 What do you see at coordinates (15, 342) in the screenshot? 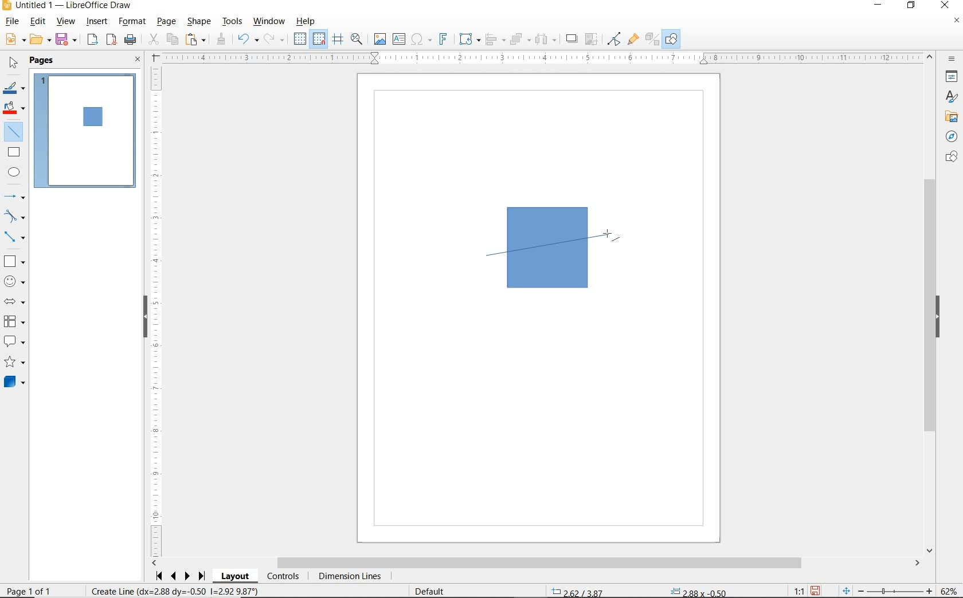
I see `CALLOUT SHAPES` at bounding box center [15, 342].